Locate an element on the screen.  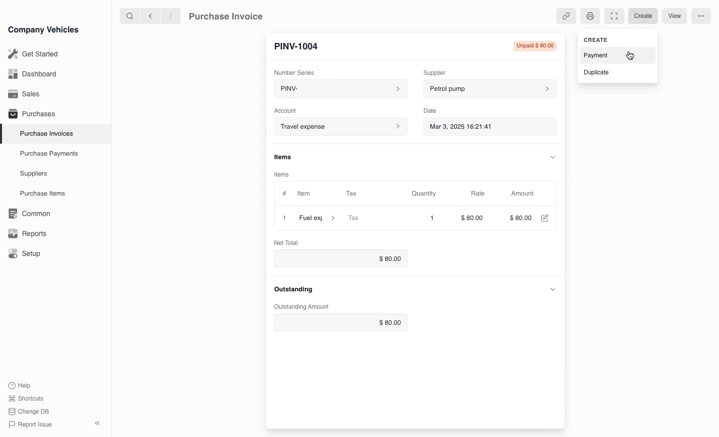
Quantity is located at coordinates (425, 194).